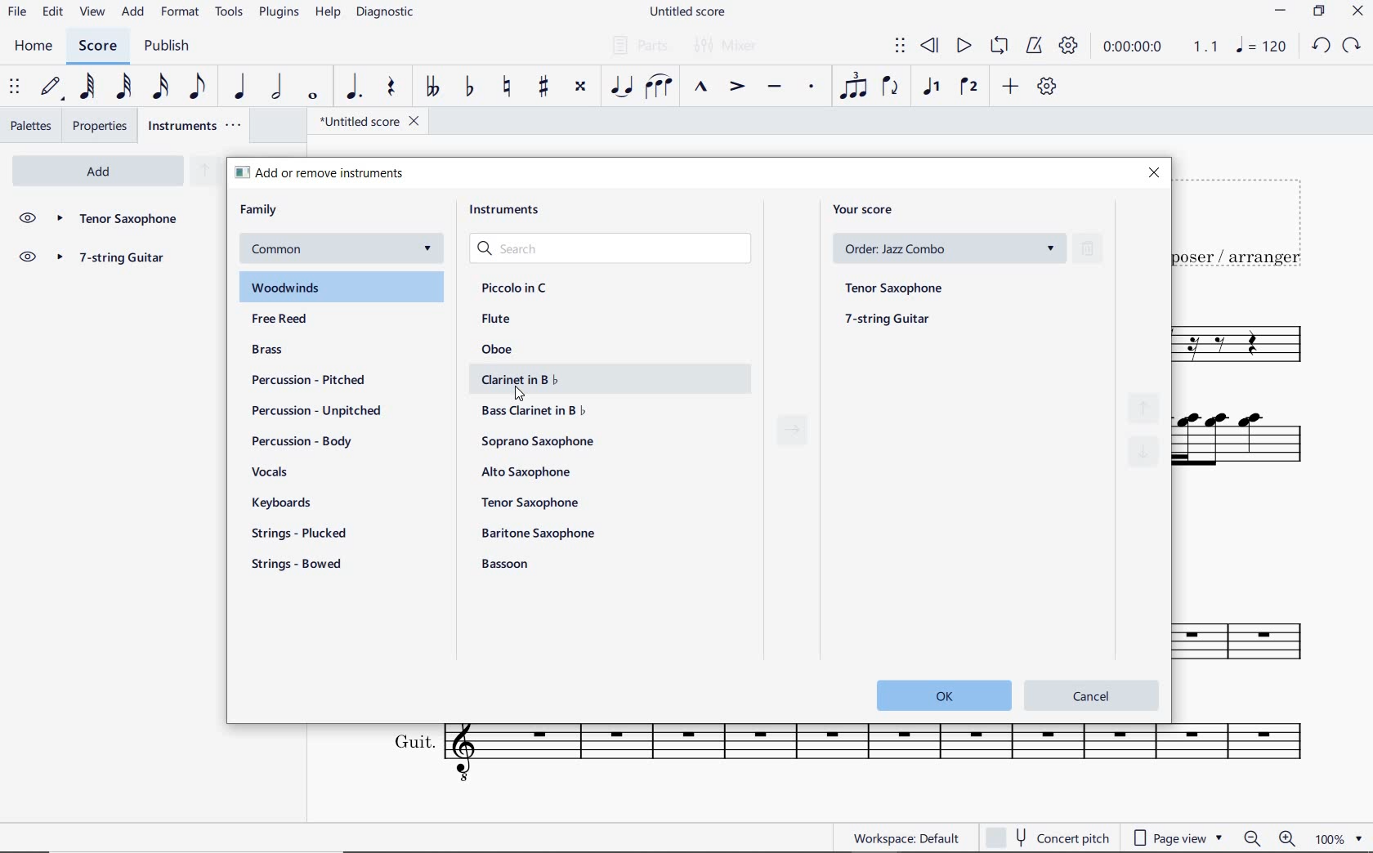 This screenshot has height=853, width=1373. What do you see at coordinates (533, 502) in the screenshot?
I see `tenor saxophone` at bounding box center [533, 502].